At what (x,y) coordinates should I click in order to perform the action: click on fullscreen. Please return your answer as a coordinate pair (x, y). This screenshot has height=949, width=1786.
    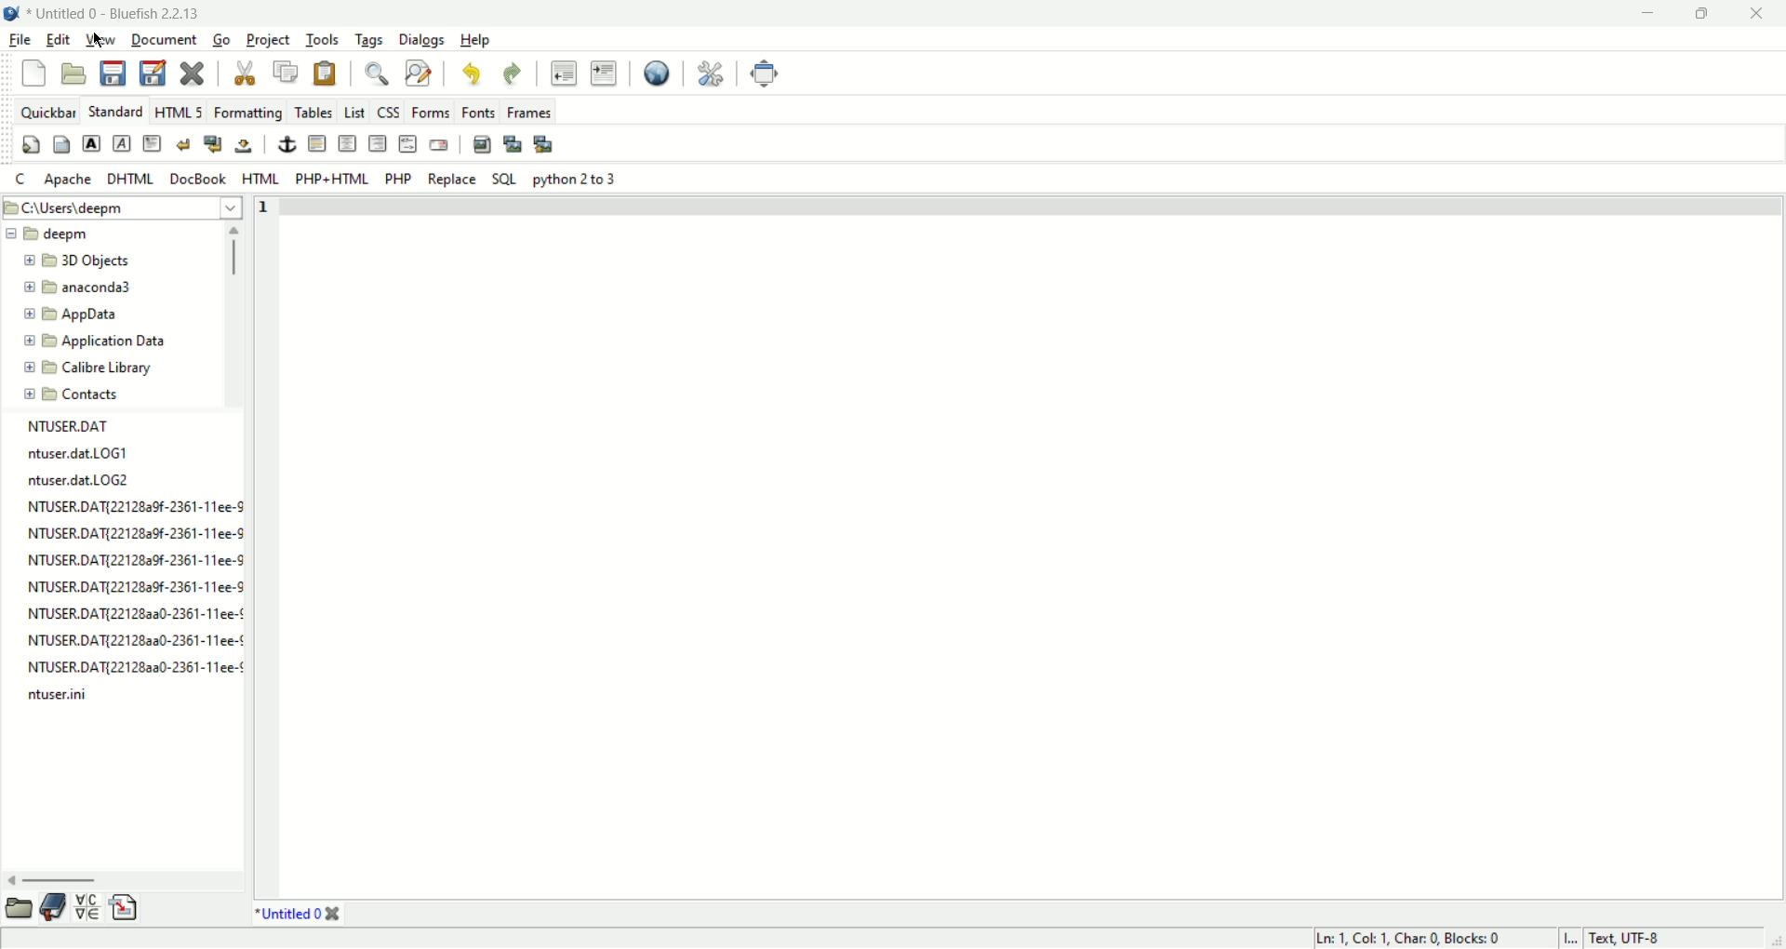
    Looking at the image, I should click on (763, 73).